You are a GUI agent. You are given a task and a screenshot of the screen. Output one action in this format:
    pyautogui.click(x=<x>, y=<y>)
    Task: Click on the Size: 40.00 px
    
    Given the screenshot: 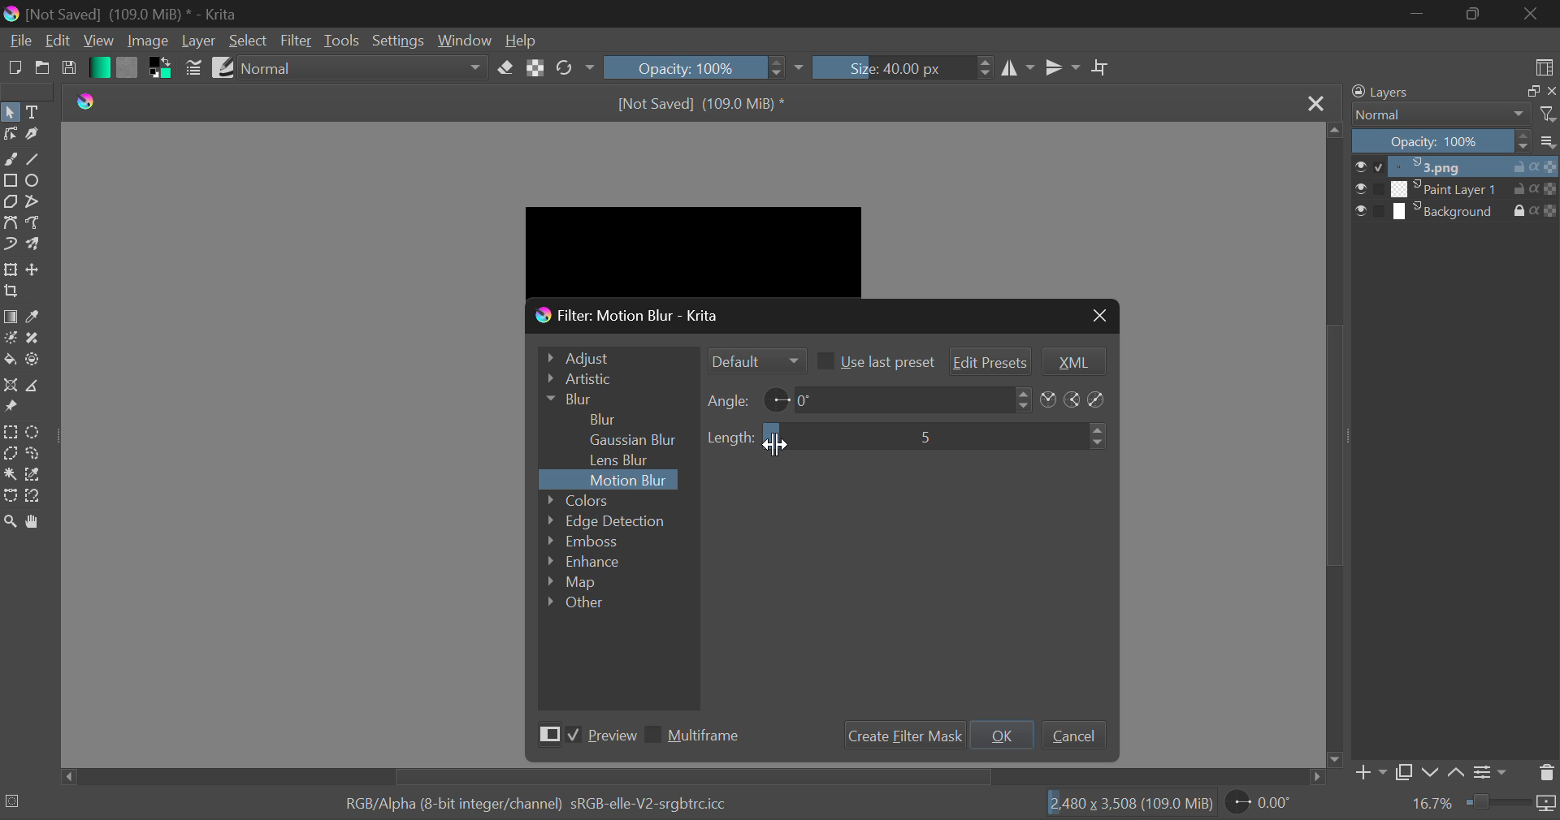 What is the action you would take?
    pyautogui.click(x=890, y=68)
    